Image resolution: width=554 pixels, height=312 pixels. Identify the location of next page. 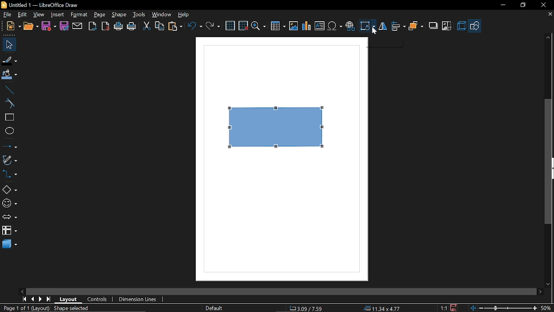
(41, 299).